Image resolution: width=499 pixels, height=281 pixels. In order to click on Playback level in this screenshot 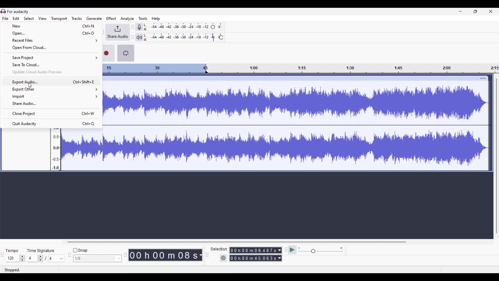, I will do `click(180, 37)`.